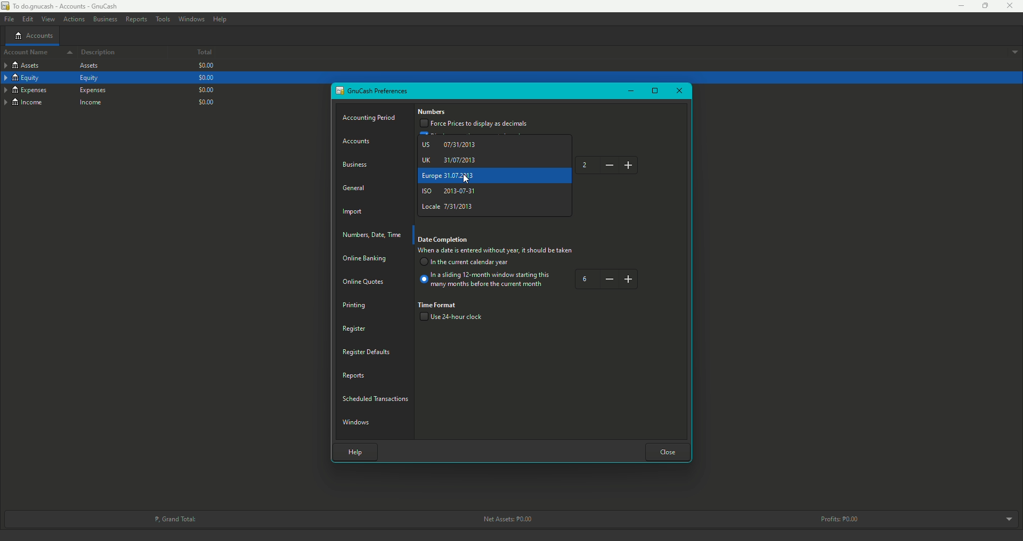 The image size is (1023, 541). Describe the element at coordinates (439, 305) in the screenshot. I see `Time Format` at that location.